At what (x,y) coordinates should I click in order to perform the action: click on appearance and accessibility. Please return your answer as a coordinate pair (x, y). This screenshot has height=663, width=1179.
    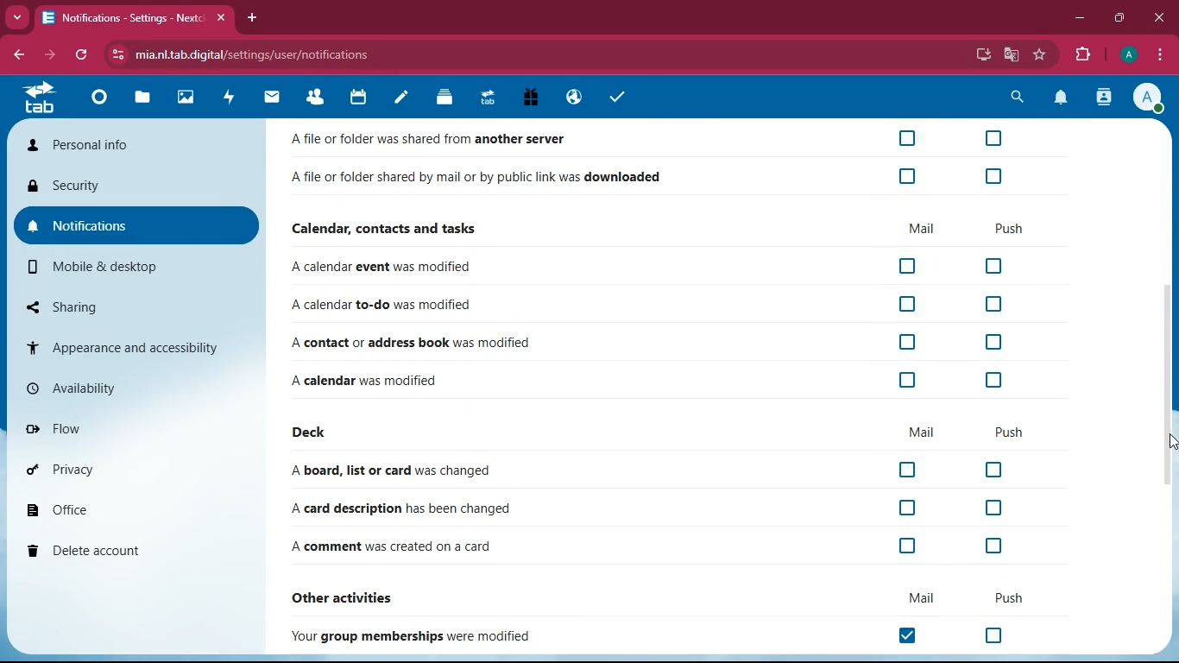
    Looking at the image, I should click on (136, 346).